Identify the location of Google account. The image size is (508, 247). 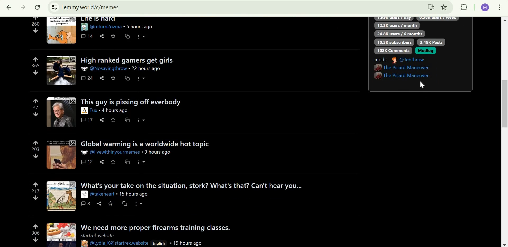
(485, 8).